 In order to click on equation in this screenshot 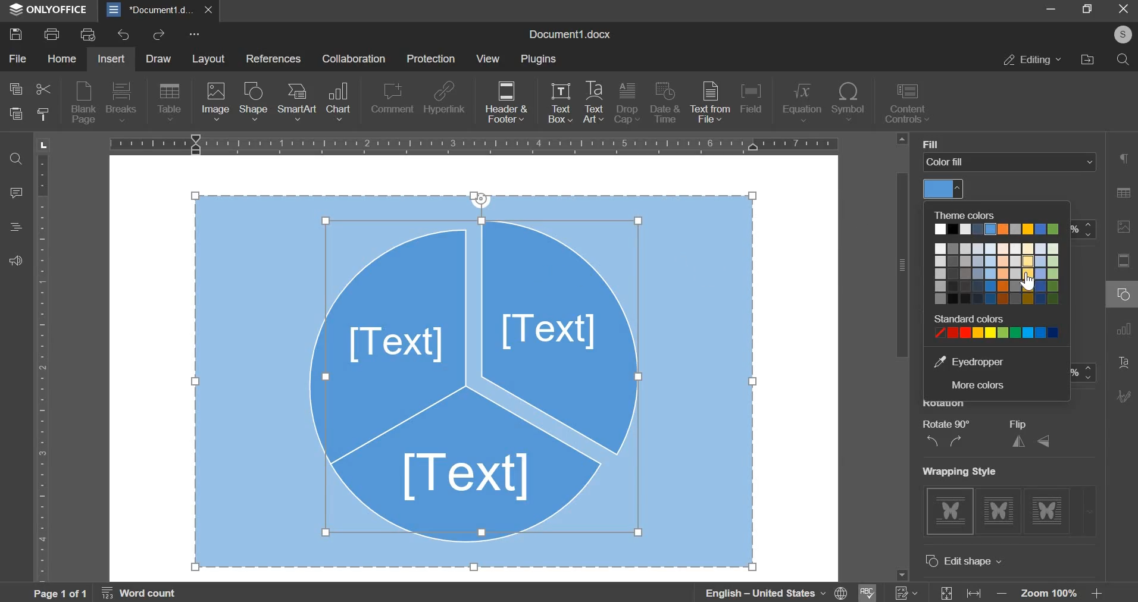, I will do `click(802, 103)`.